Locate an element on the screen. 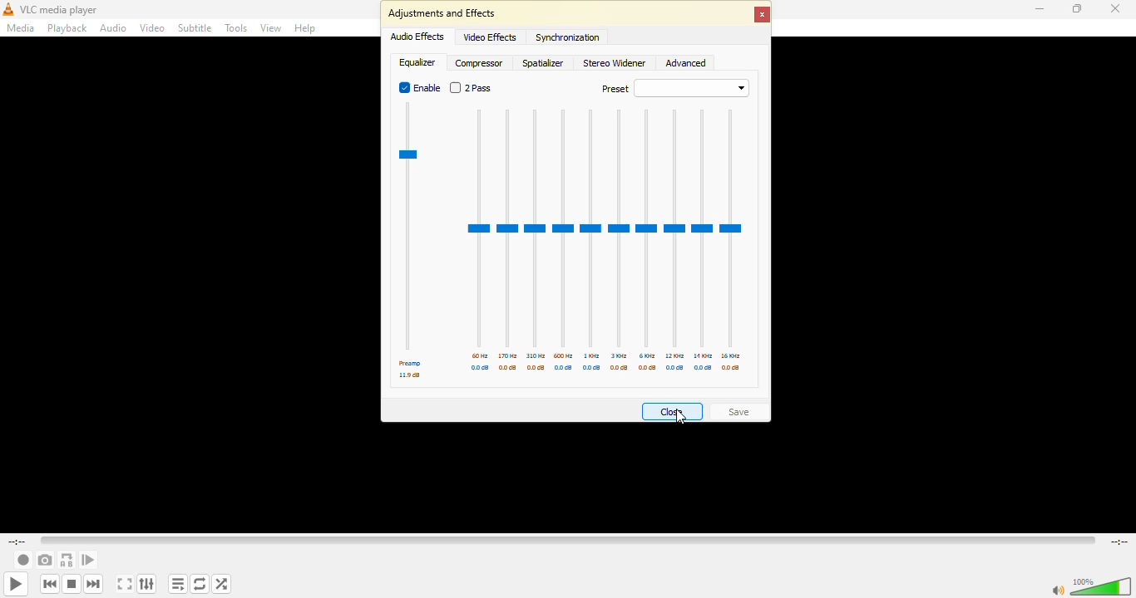 This screenshot has height=598, width=1136. db is located at coordinates (675, 368).